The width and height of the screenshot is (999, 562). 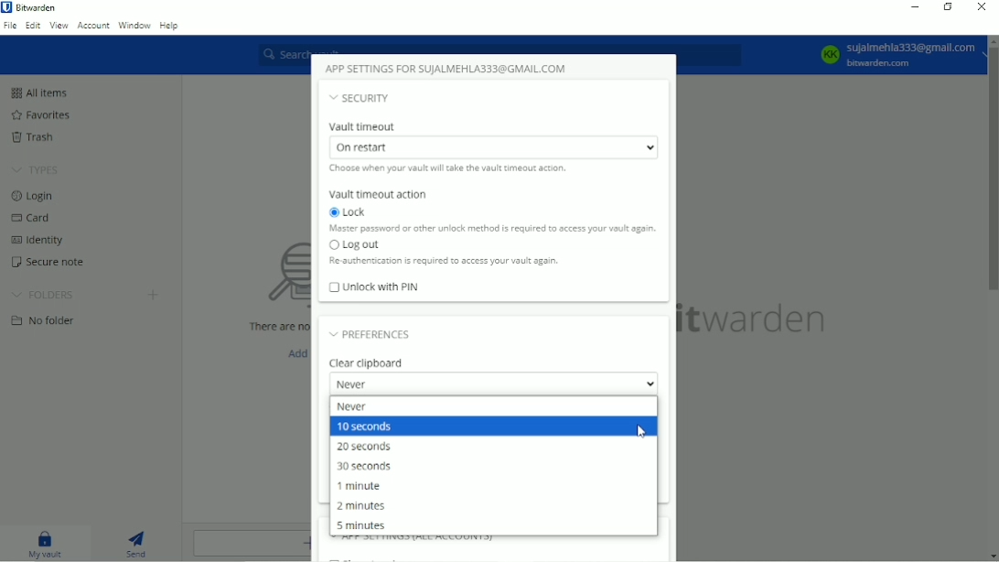 I want to click on Card, so click(x=37, y=218).